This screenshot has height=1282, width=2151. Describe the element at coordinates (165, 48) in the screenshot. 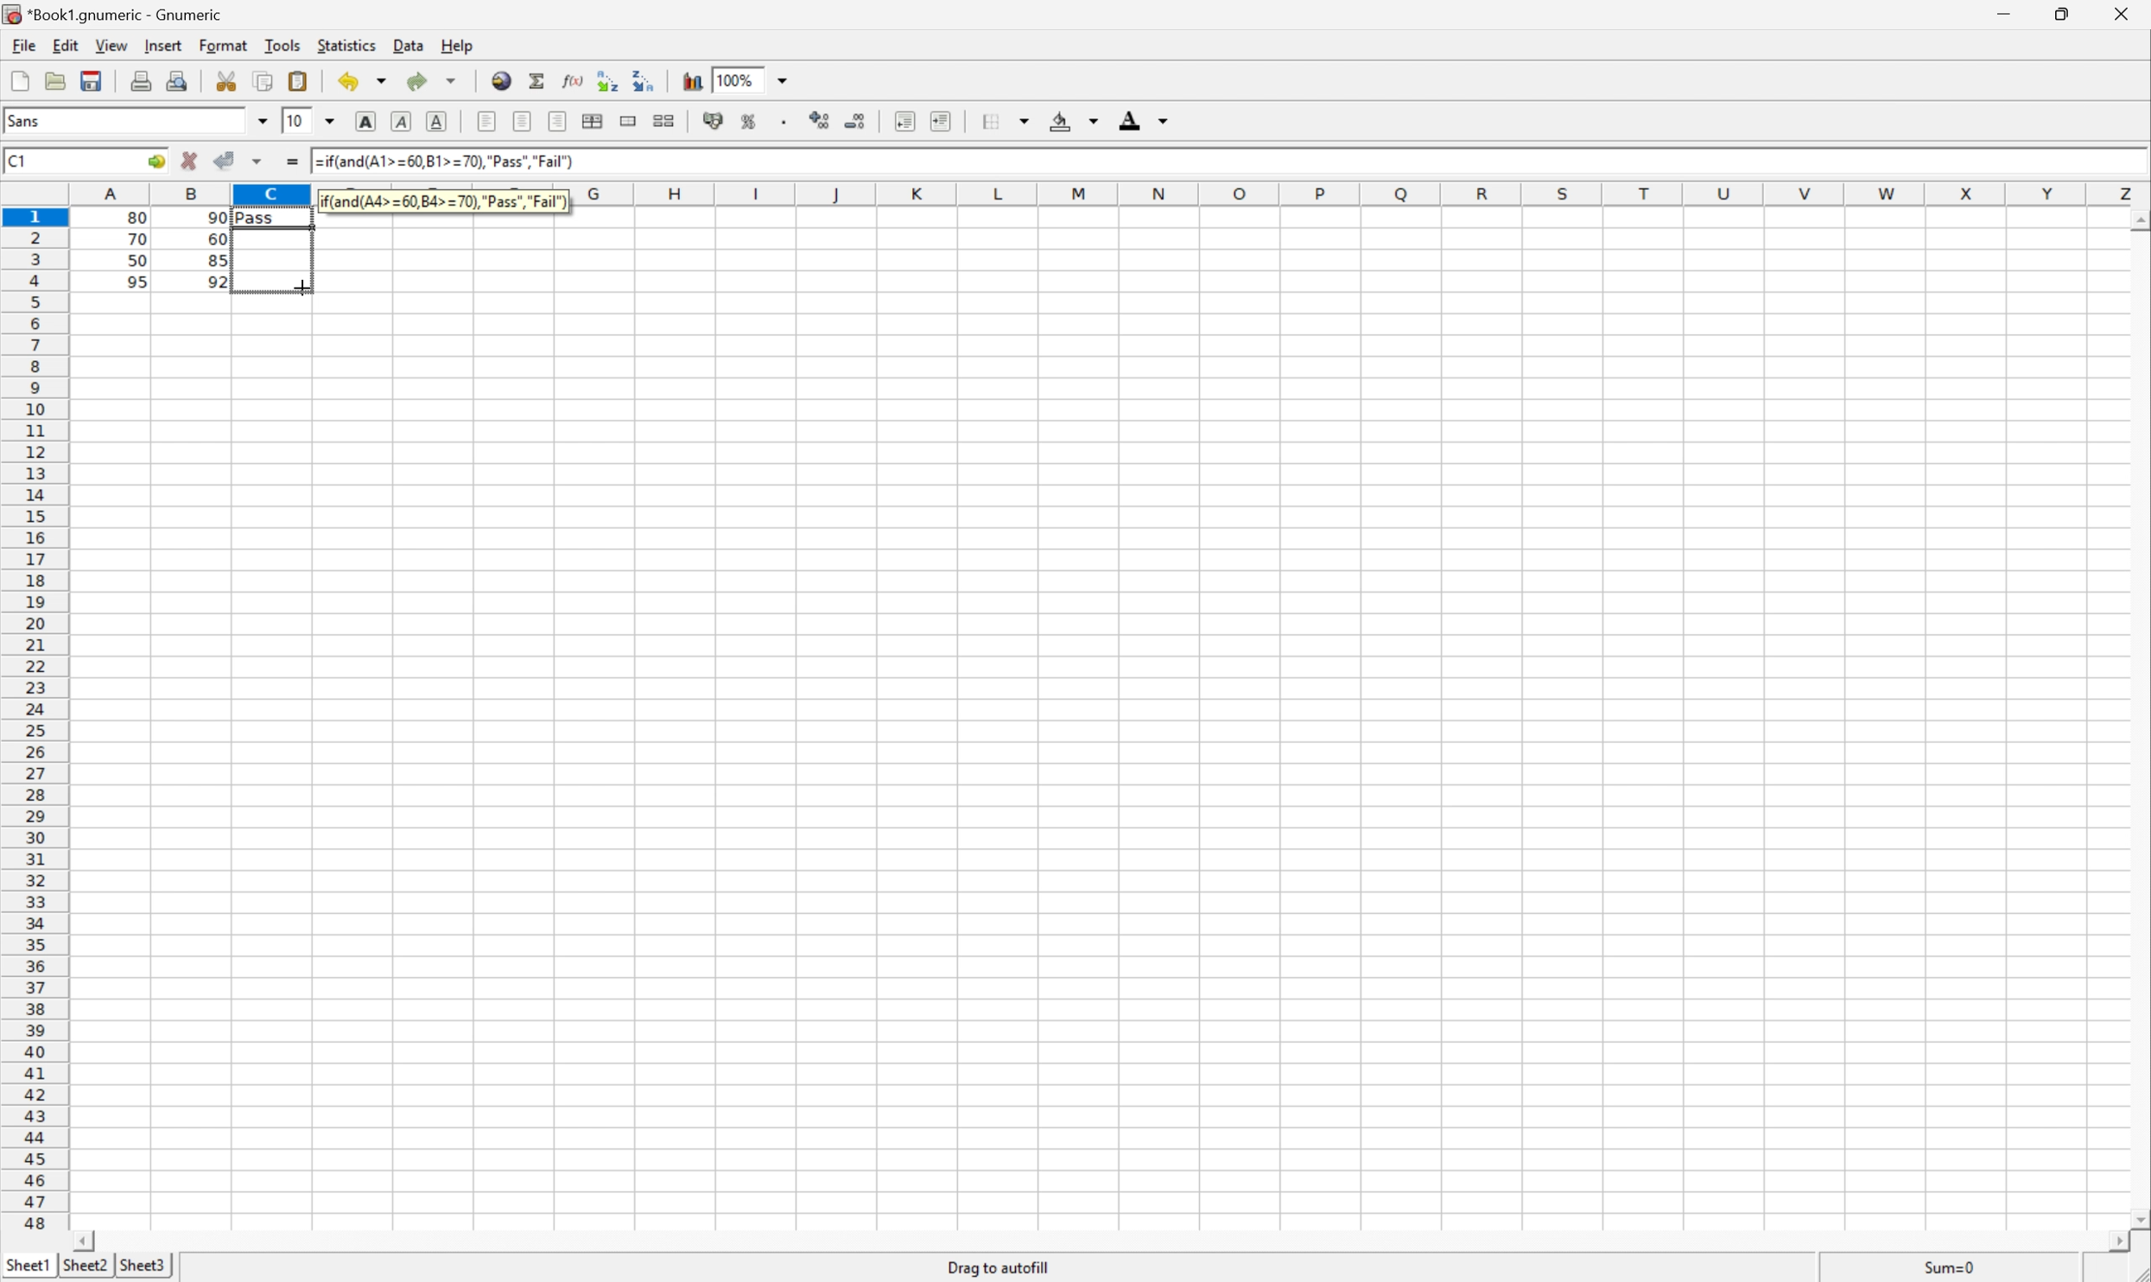

I see `Insert` at that location.